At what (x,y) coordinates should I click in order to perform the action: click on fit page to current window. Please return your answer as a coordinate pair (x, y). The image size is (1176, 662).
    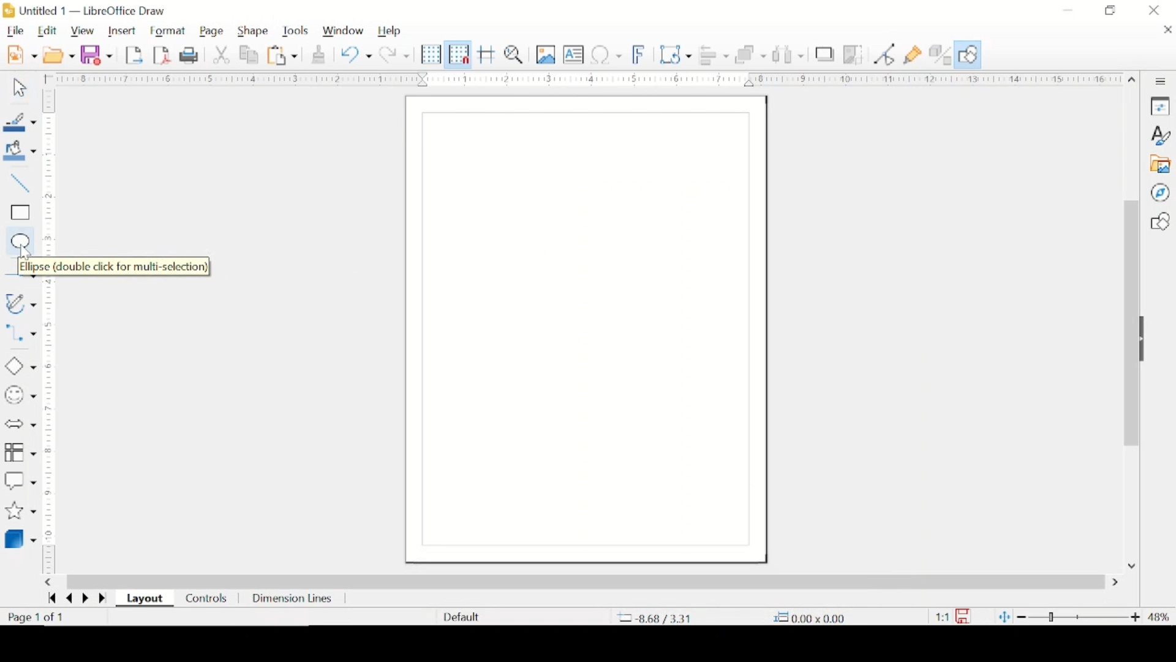
    Looking at the image, I should click on (1004, 617).